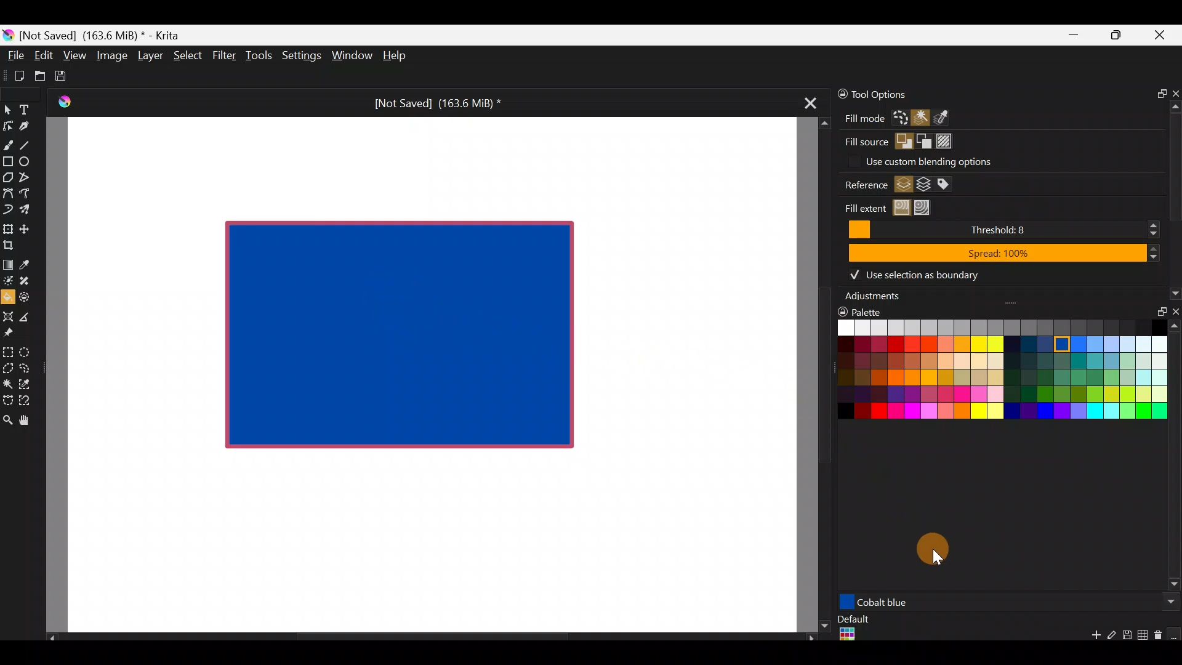 This screenshot has width=1182, height=665. Describe the element at coordinates (397, 336) in the screenshot. I see `Rectangle shape on Canvas` at that location.